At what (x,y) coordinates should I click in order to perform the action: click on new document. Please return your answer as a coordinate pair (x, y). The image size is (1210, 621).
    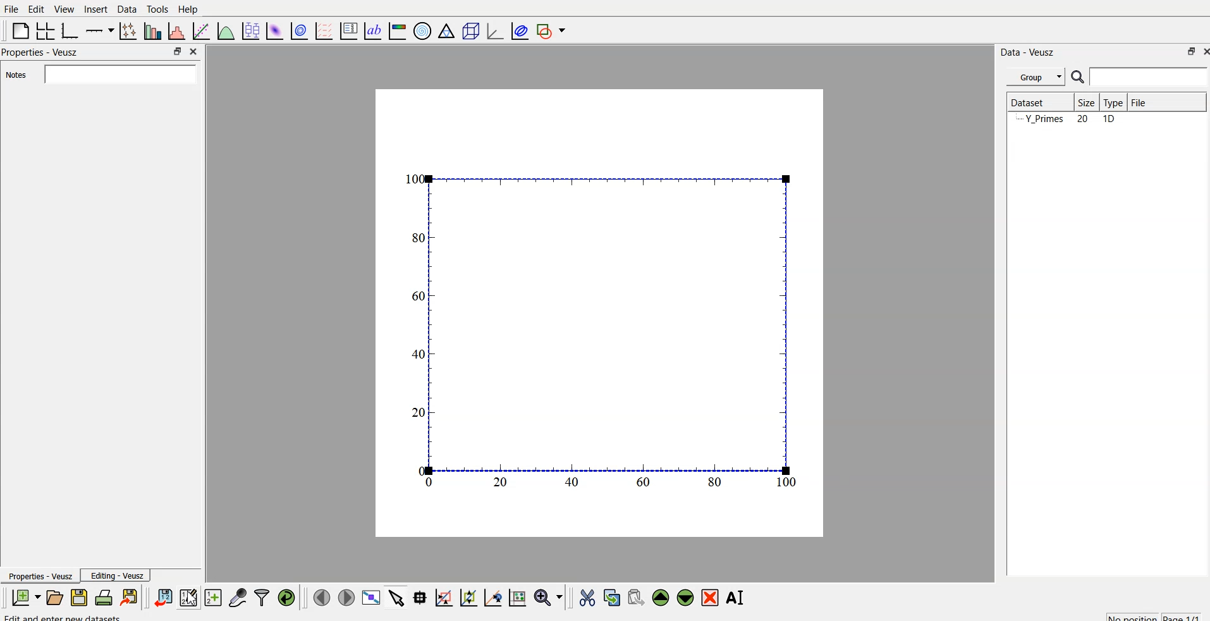
    Looking at the image, I should click on (24, 598).